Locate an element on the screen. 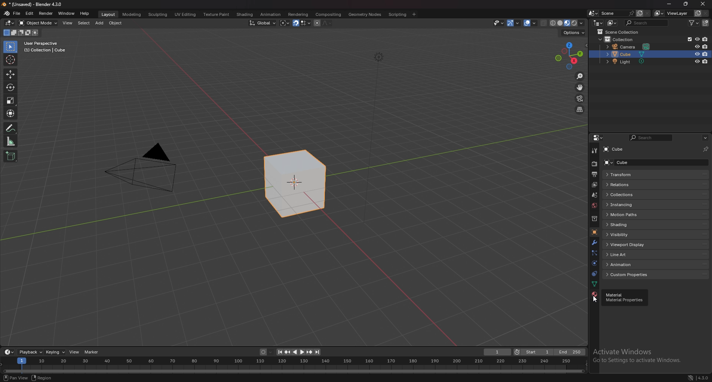 The height and width of the screenshot is (382, 712). resize is located at coordinates (686, 4).